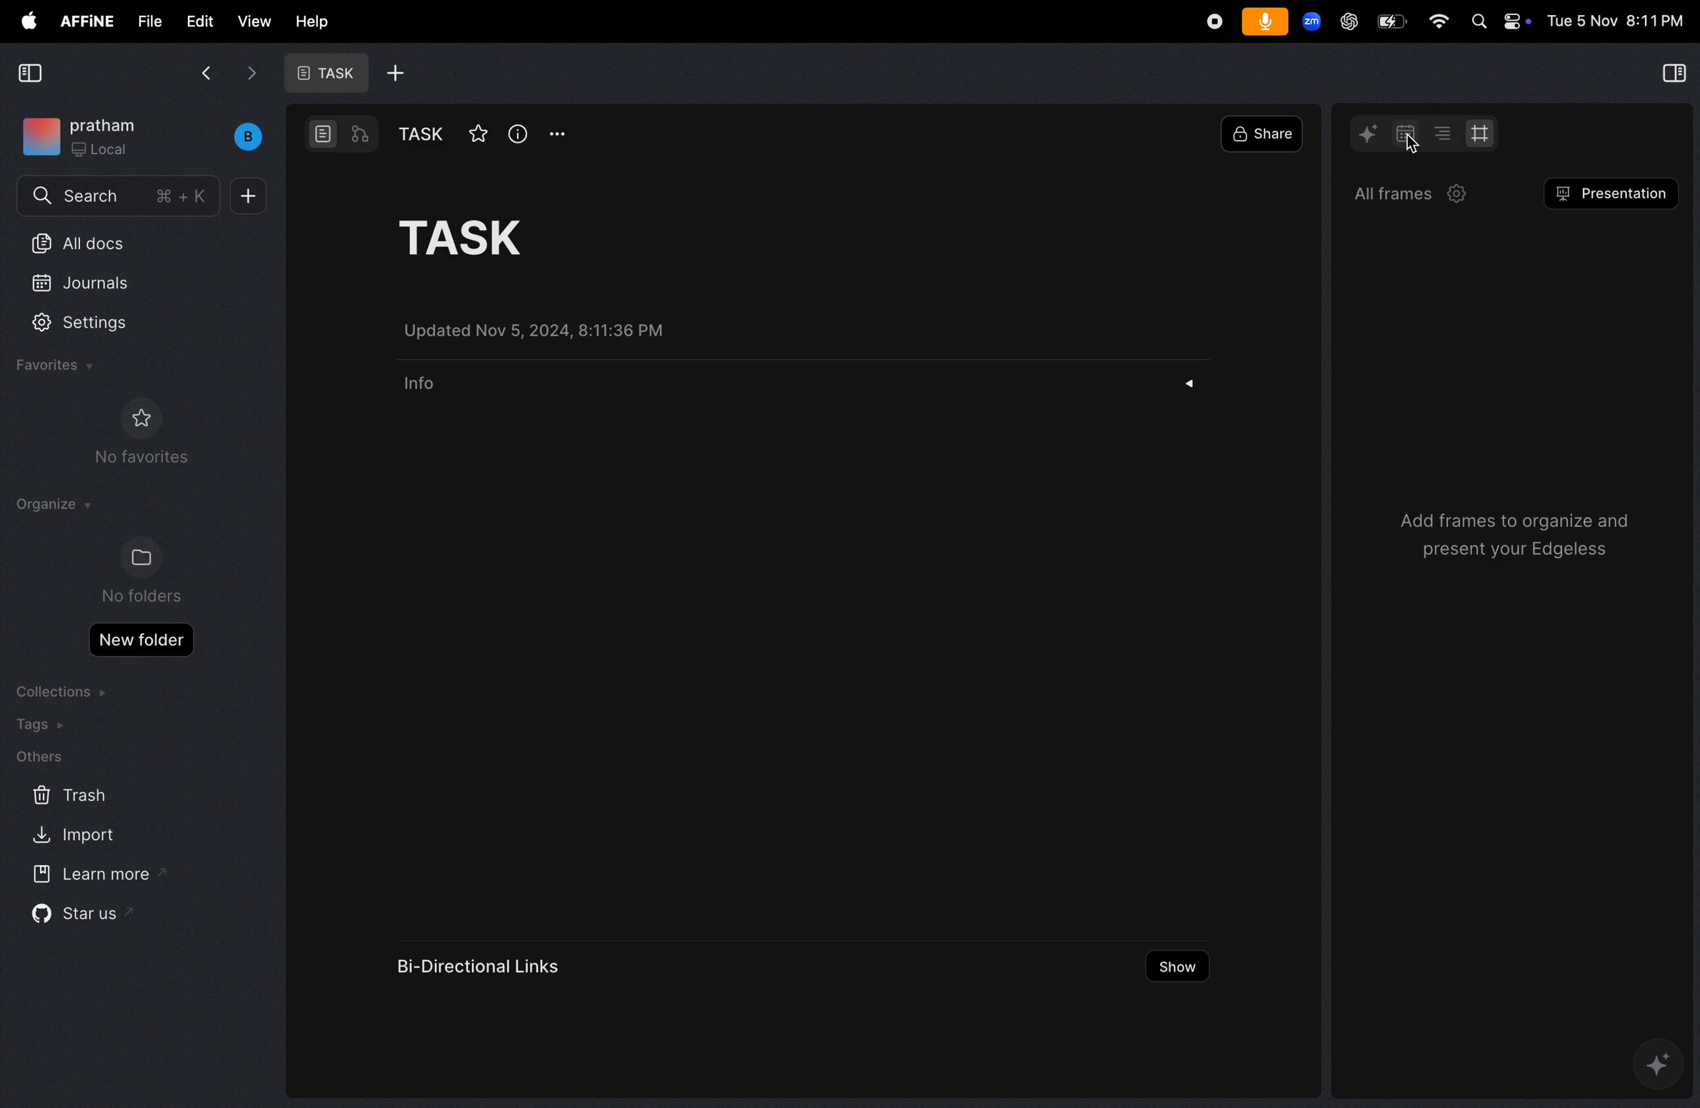 This screenshot has height=1108, width=1700. Describe the element at coordinates (148, 438) in the screenshot. I see `no favourites` at that location.